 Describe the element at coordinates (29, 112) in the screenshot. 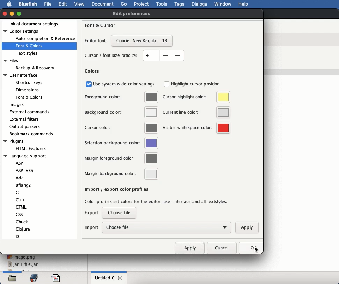

I see `external commands` at that location.